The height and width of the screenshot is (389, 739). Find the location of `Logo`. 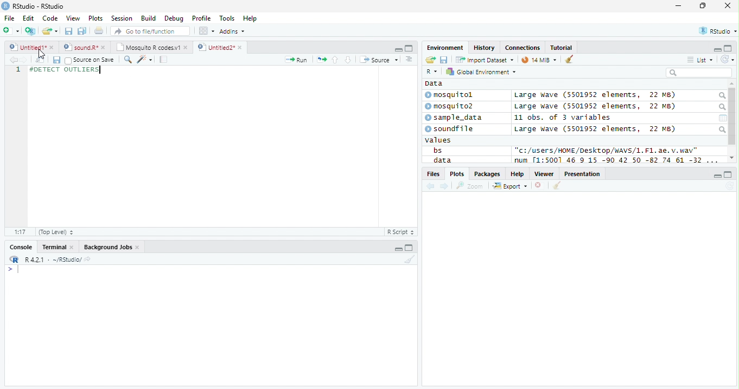

Logo is located at coordinates (6, 6).